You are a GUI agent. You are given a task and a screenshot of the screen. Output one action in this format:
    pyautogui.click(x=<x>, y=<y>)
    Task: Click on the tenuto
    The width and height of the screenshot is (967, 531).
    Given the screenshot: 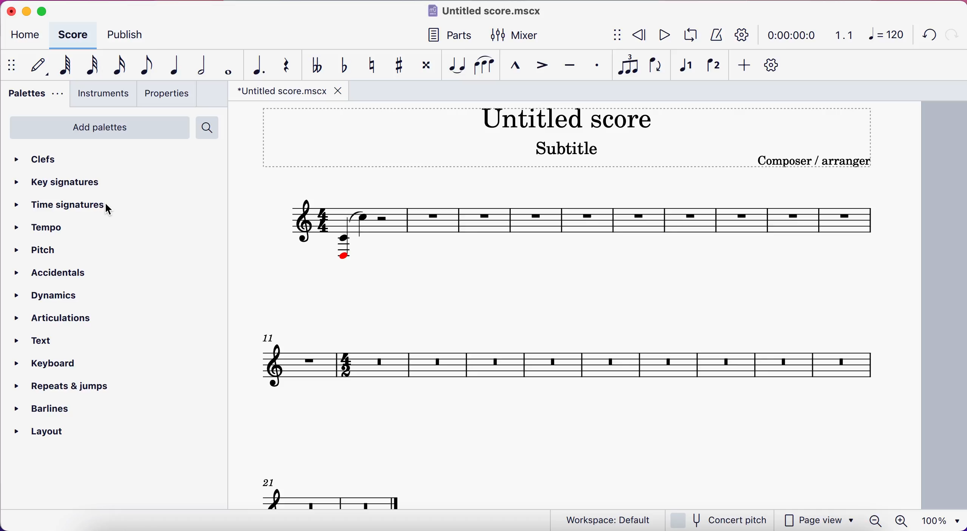 What is the action you would take?
    pyautogui.click(x=567, y=65)
    